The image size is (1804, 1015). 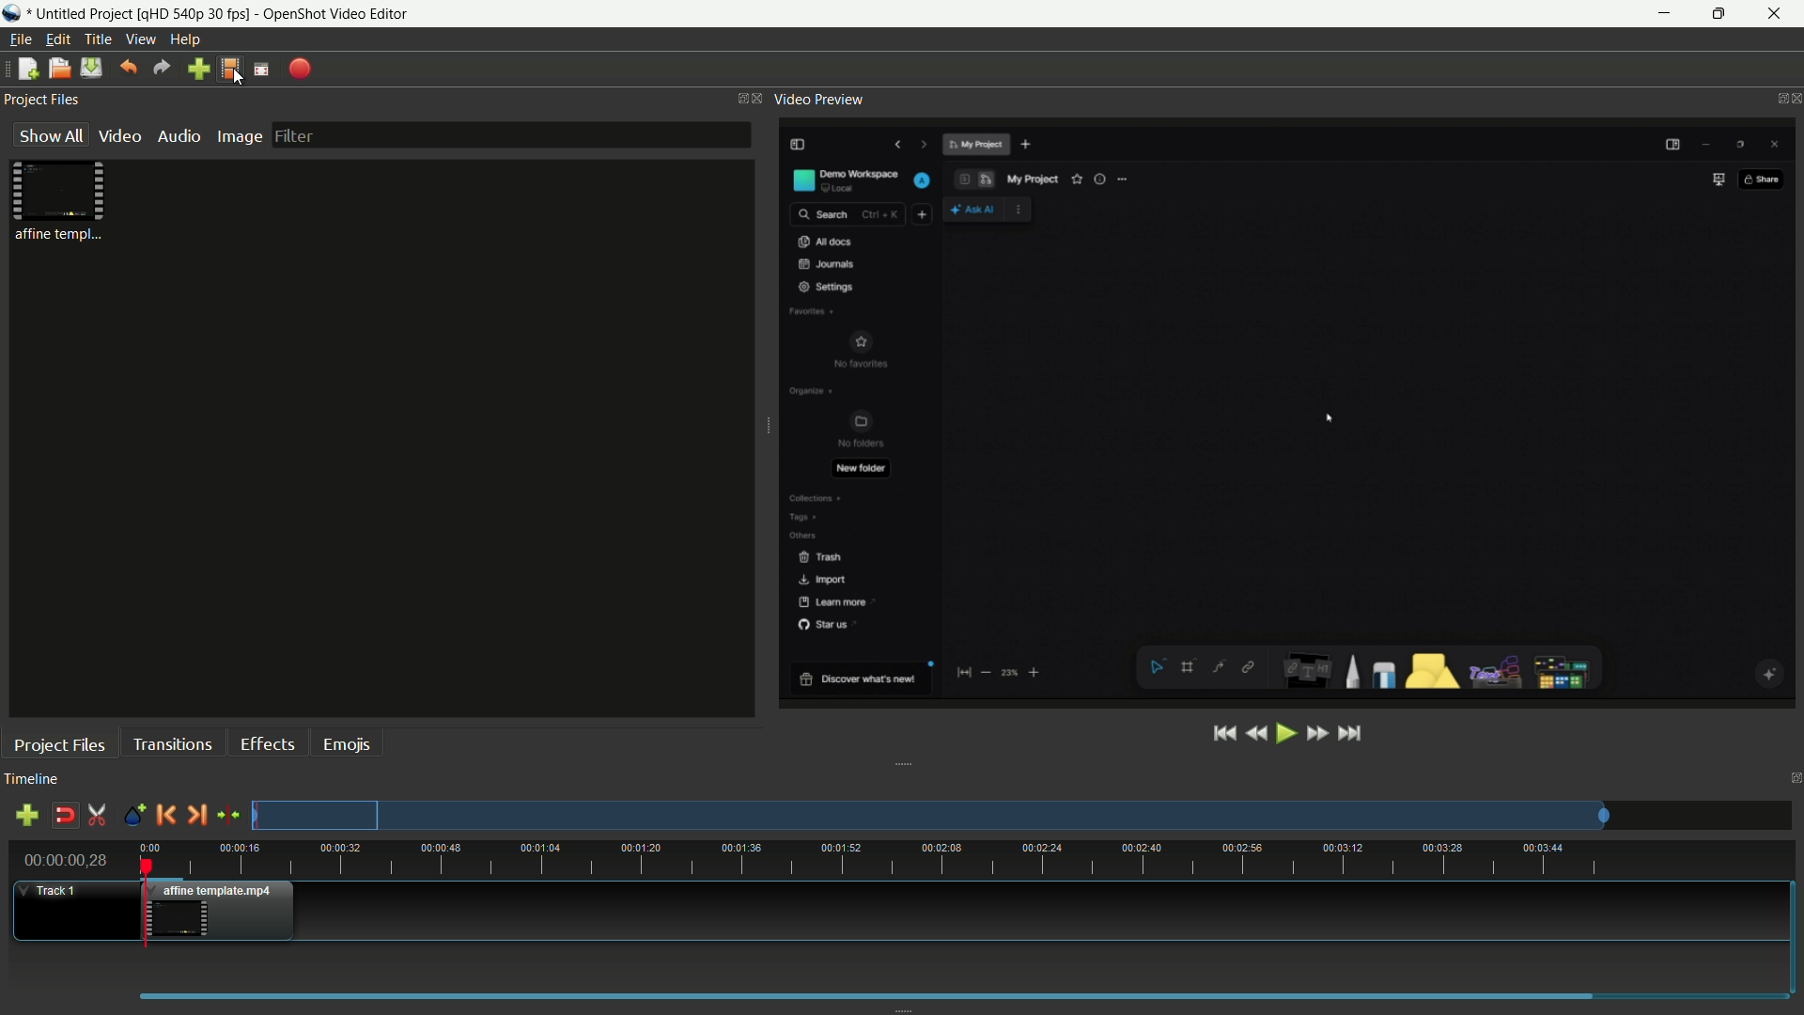 I want to click on fast forward, so click(x=1315, y=735).